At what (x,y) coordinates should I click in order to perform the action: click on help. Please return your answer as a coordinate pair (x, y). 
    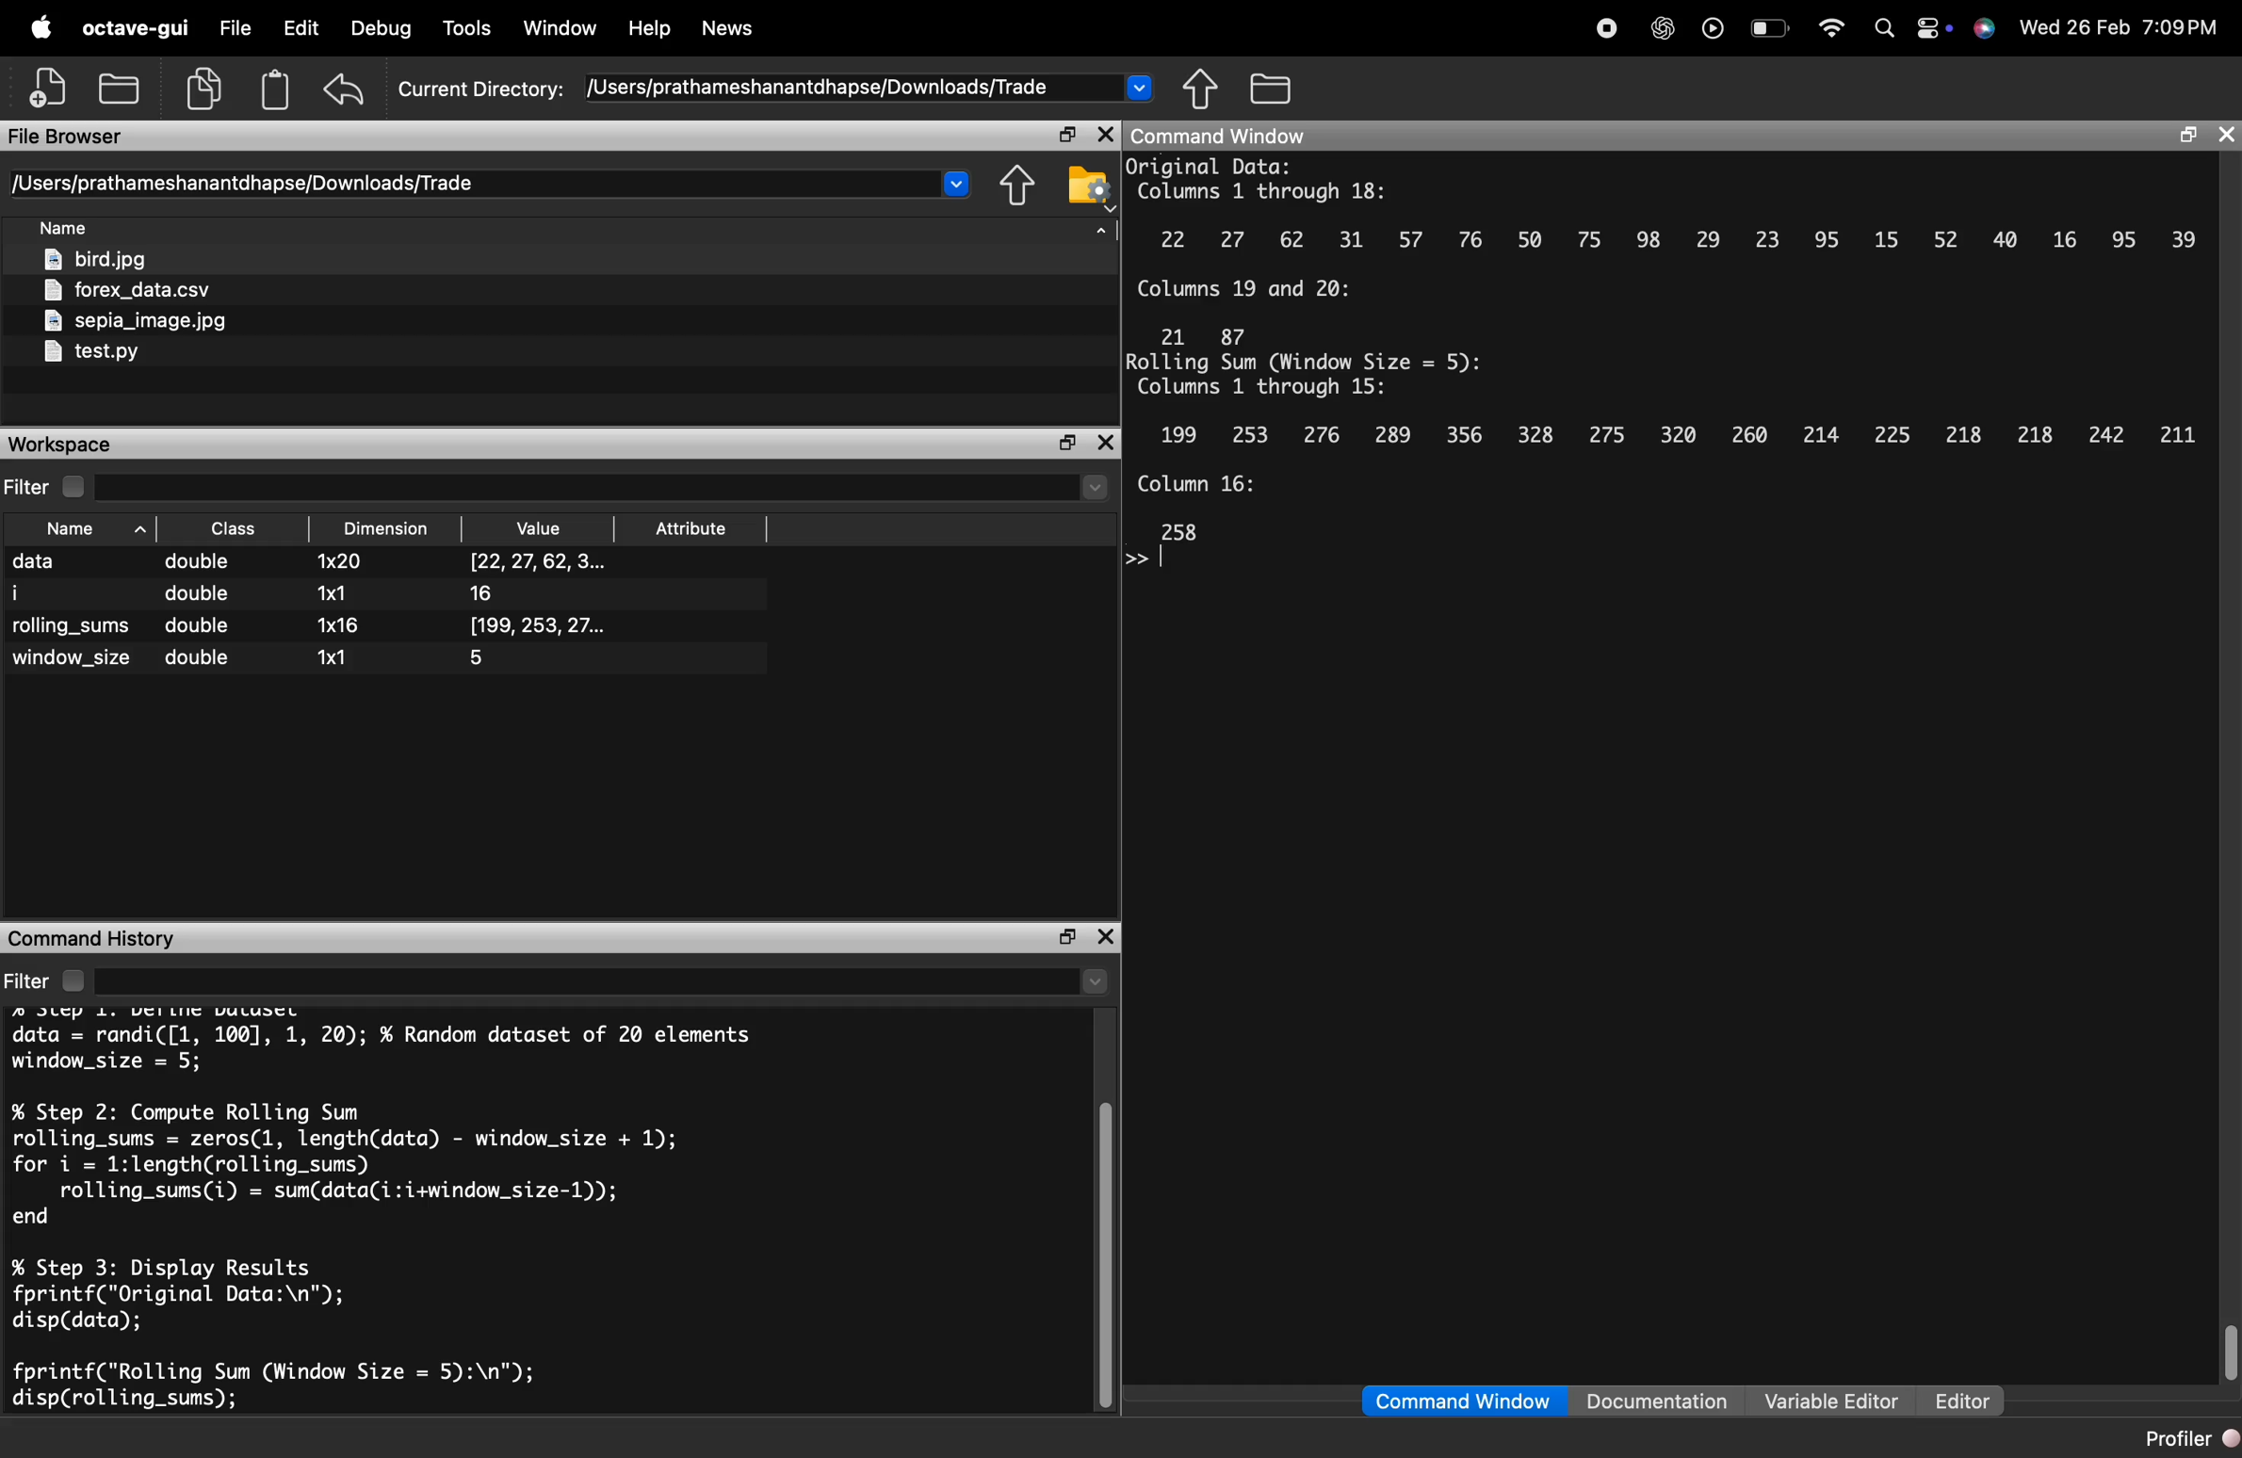
    Looking at the image, I should click on (651, 30).